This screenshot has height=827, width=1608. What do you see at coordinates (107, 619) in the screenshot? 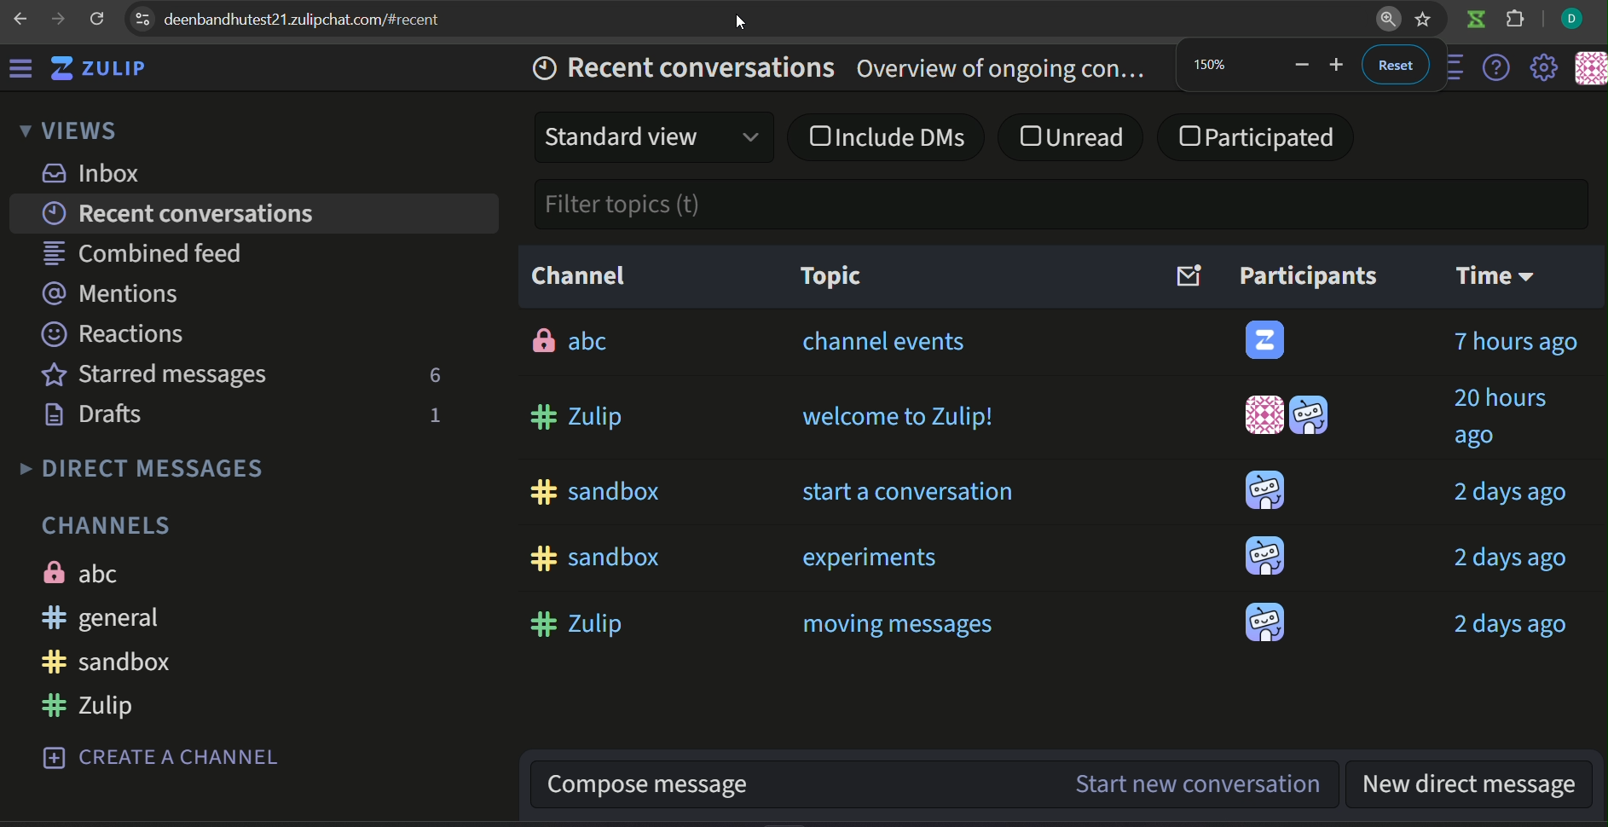
I see `#general` at bounding box center [107, 619].